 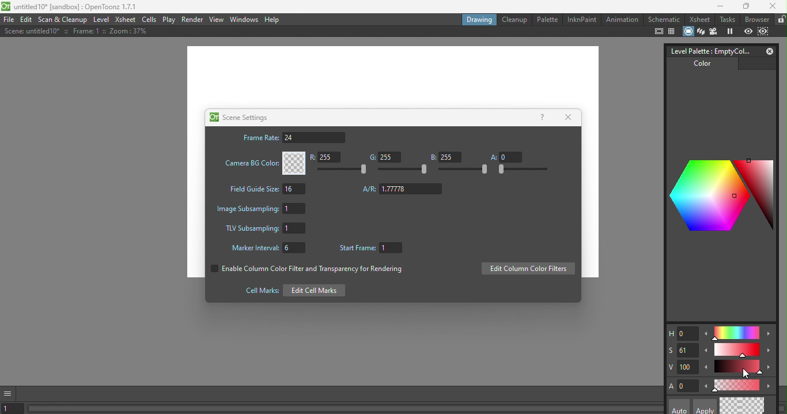 I want to click on Slide bar, so click(x=737, y=351).